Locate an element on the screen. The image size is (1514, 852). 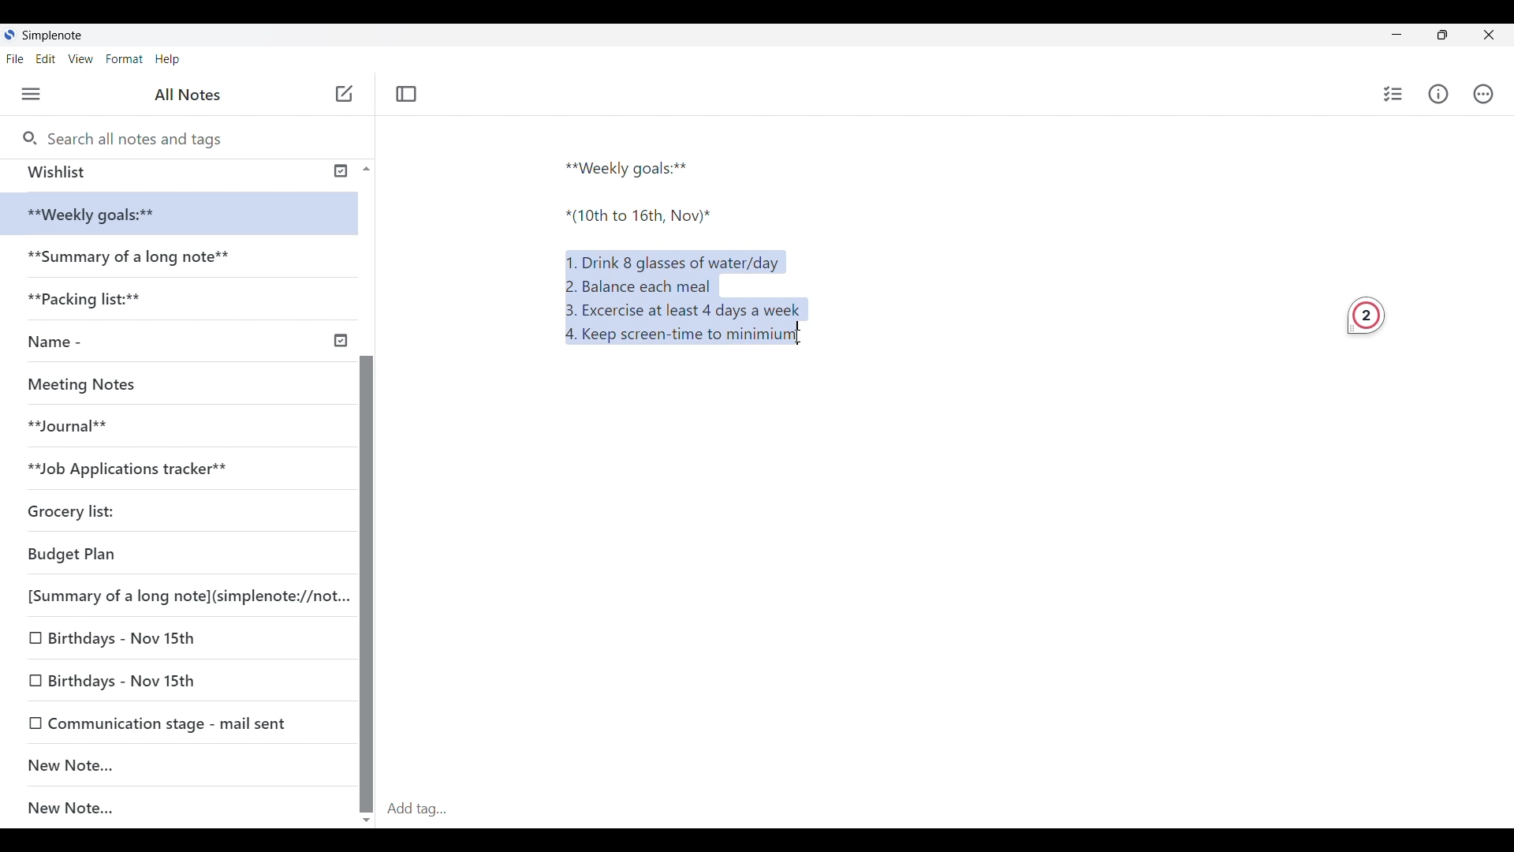
Checklist is located at coordinates (1390, 94).